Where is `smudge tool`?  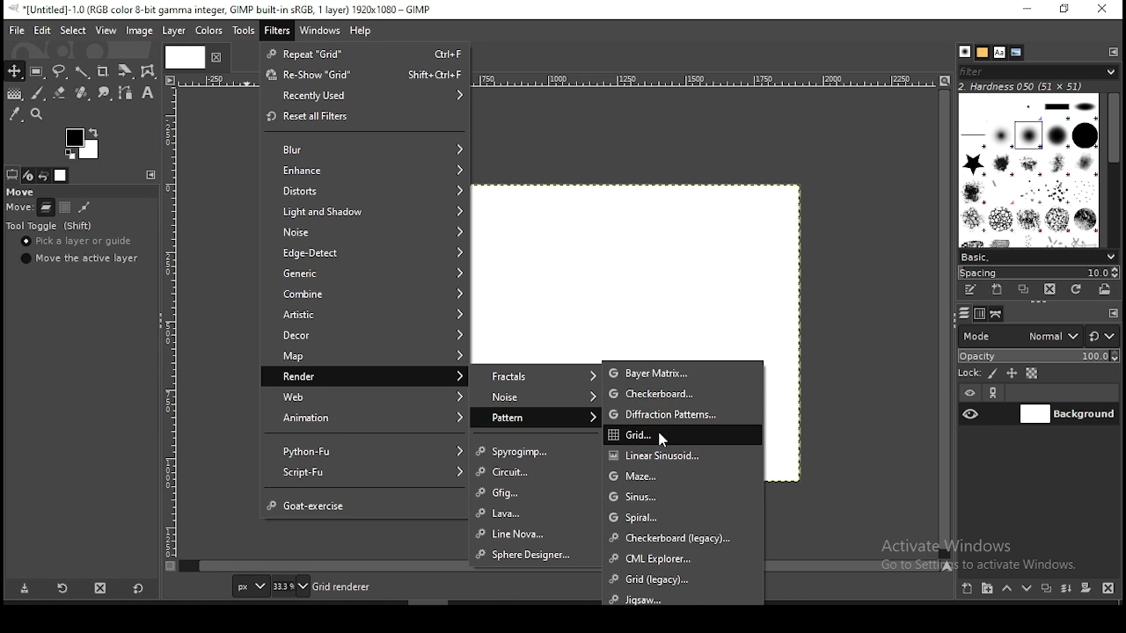
smudge tool is located at coordinates (106, 94).